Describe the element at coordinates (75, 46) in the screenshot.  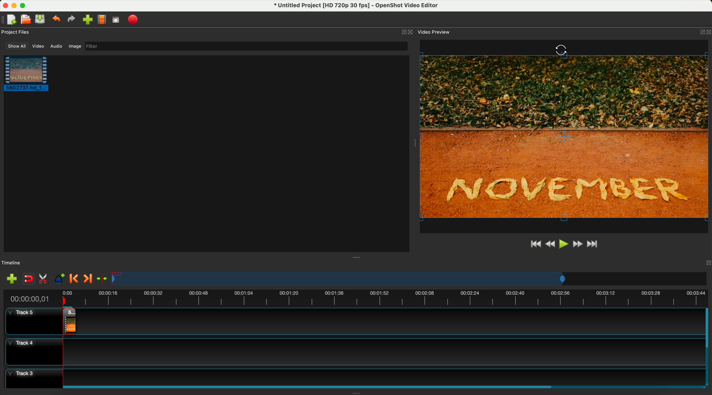
I see `image` at that location.